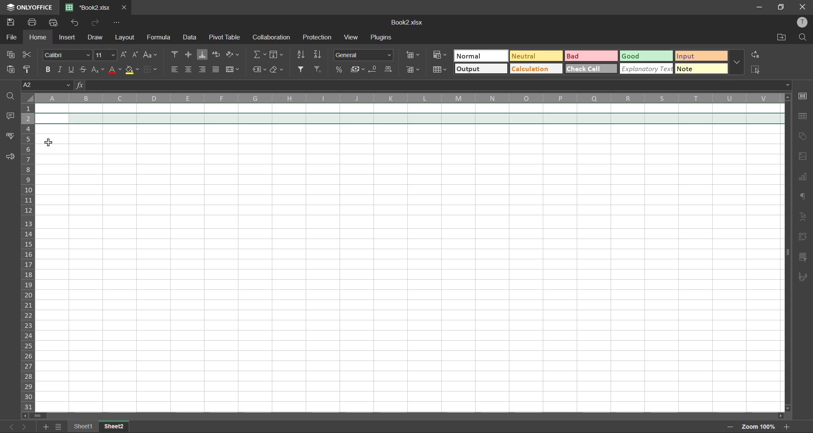 Image resolution: width=813 pixels, height=433 pixels. I want to click on neutral, so click(536, 58).